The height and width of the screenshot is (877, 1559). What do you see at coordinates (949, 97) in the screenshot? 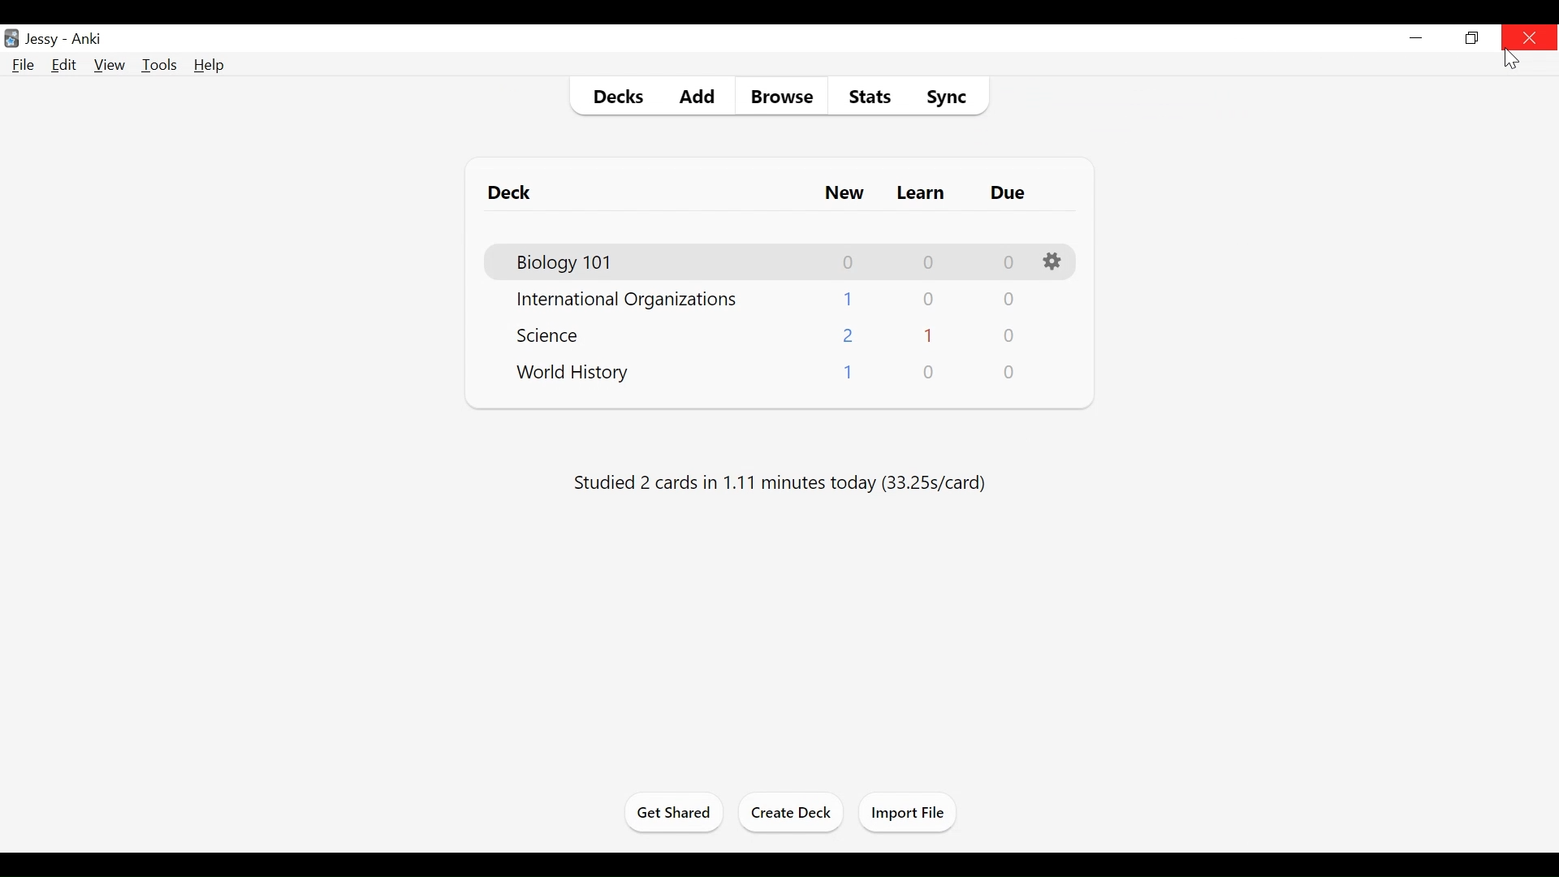
I see `Sync` at bounding box center [949, 97].